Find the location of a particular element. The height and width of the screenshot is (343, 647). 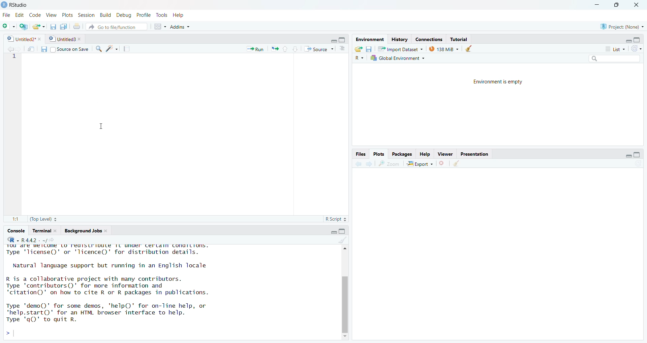

forward /backward is located at coordinates (362, 164).